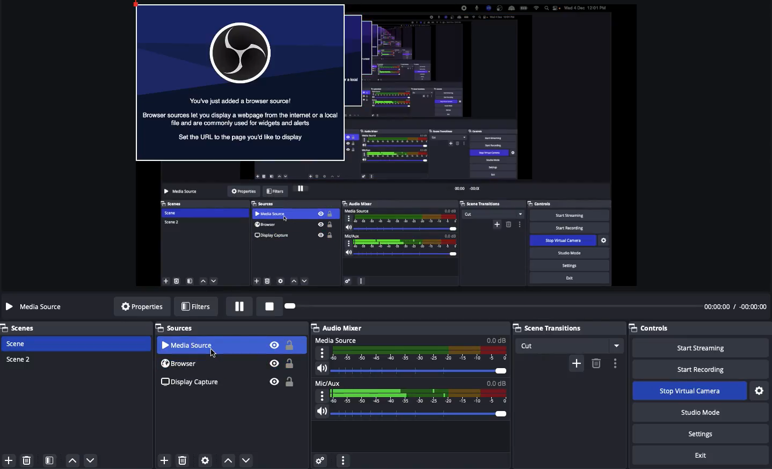 The image size is (772, 469). I want to click on Unlock, so click(292, 364).